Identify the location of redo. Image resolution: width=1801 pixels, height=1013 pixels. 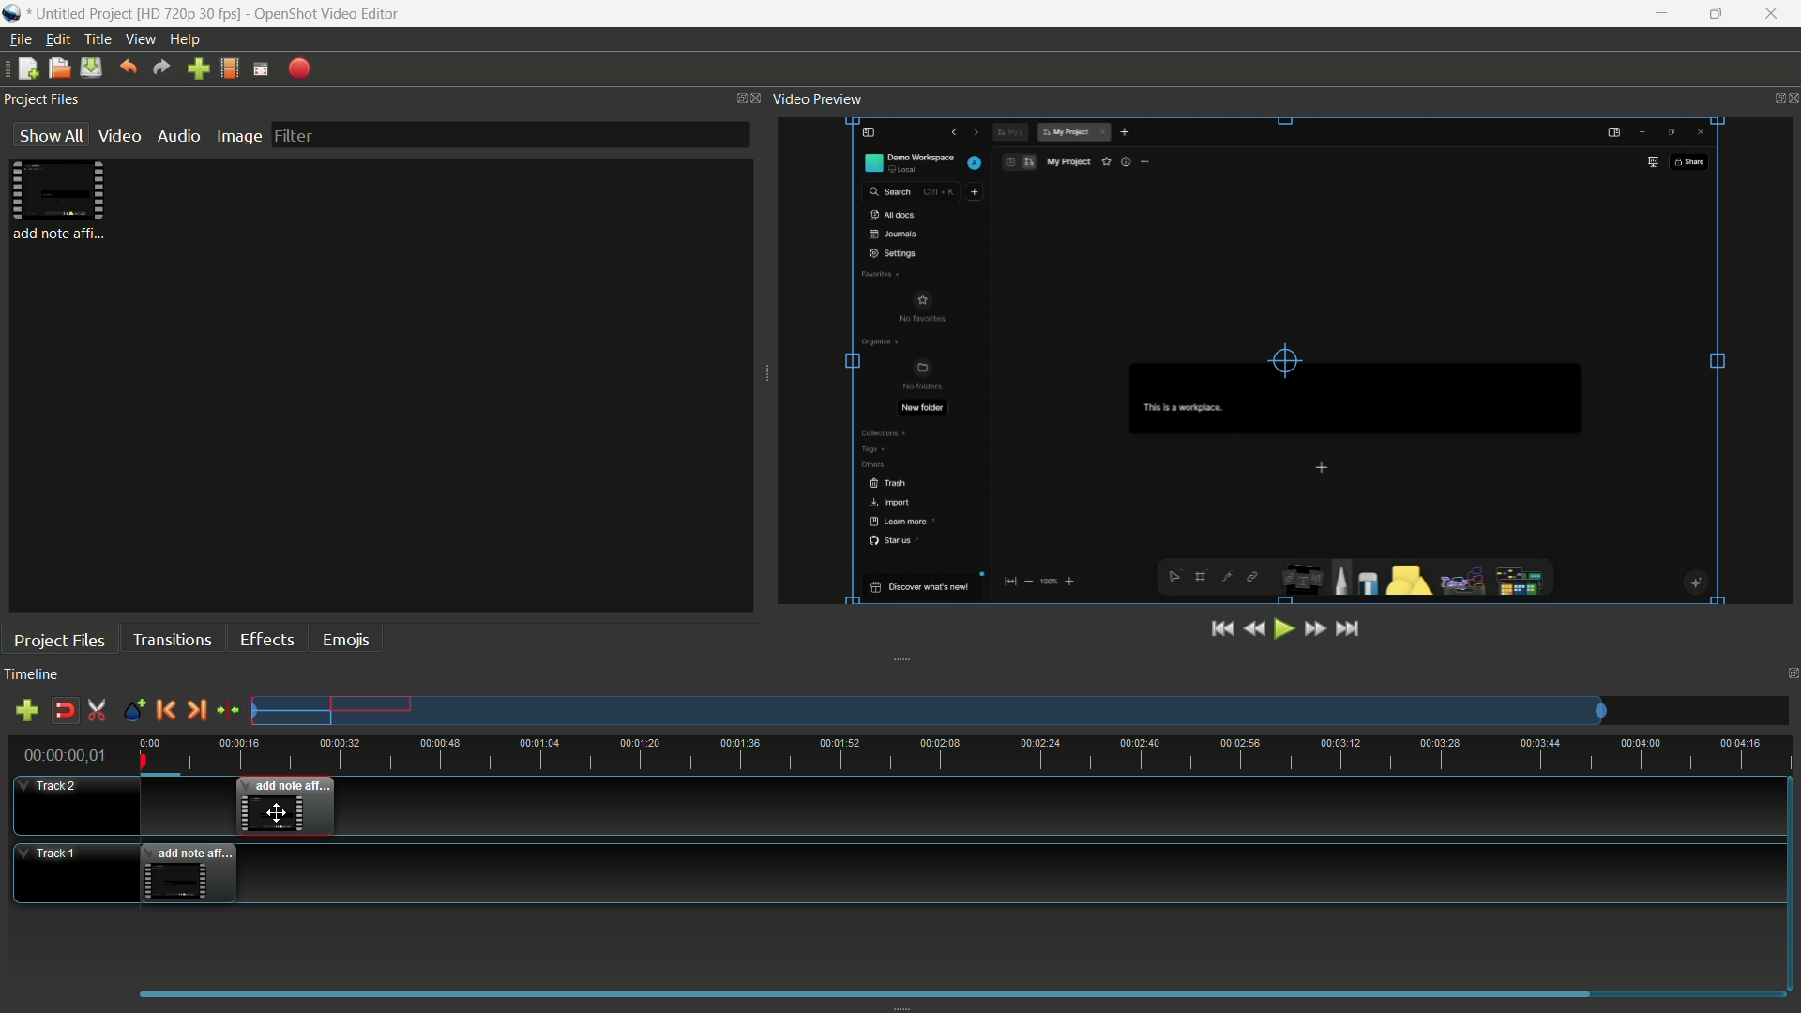
(160, 68).